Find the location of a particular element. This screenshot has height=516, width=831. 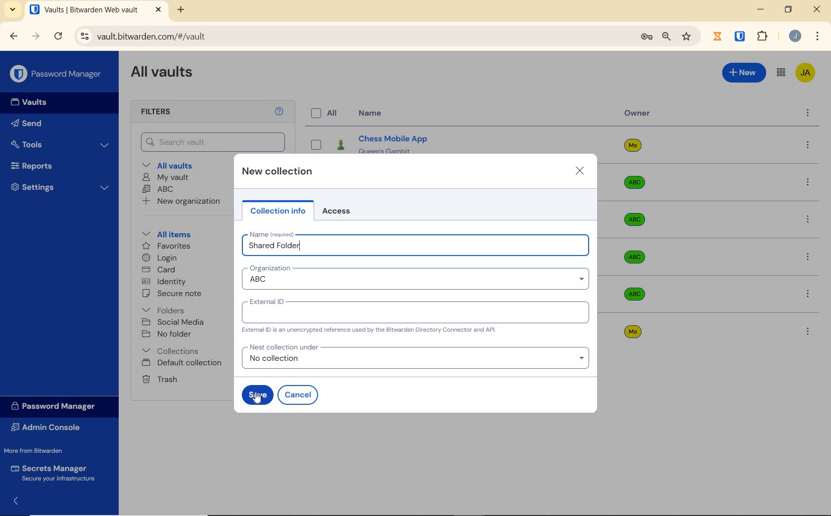

Default collection is located at coordinates (185, 363).